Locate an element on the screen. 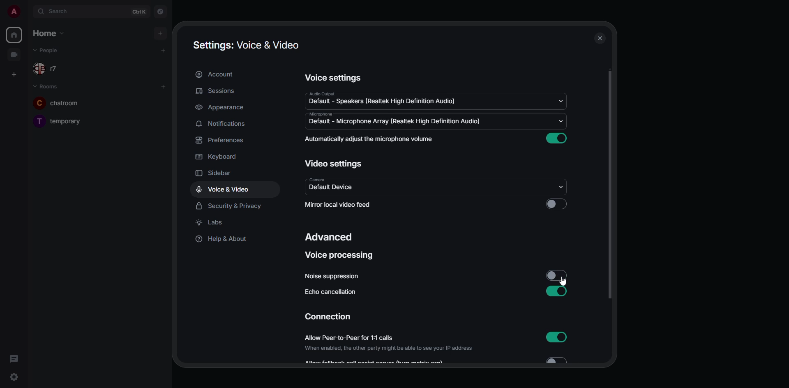 The width and height of the screenshot is (789, 388). keyboard is located at coordinates (219, 156).